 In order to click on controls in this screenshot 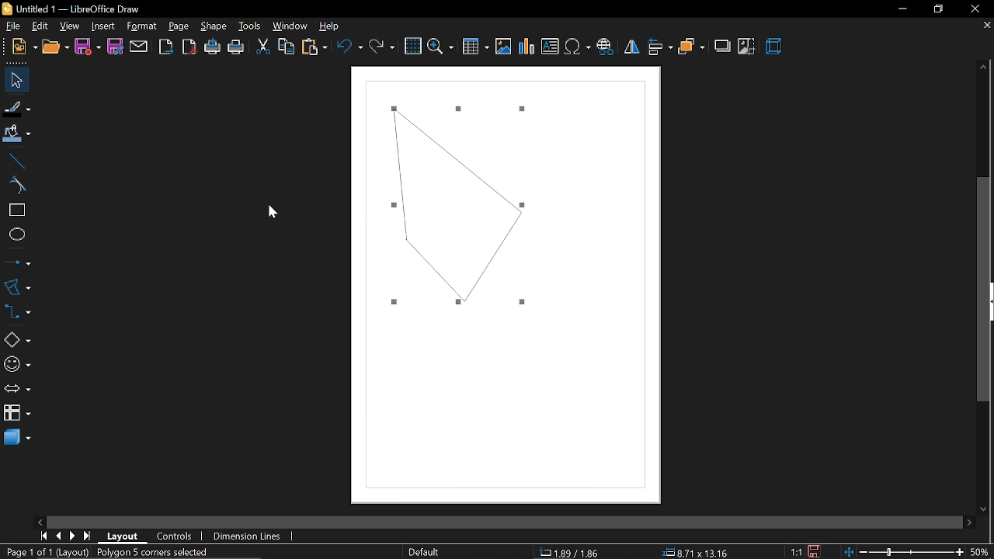, I will do `click(177, 535)`.